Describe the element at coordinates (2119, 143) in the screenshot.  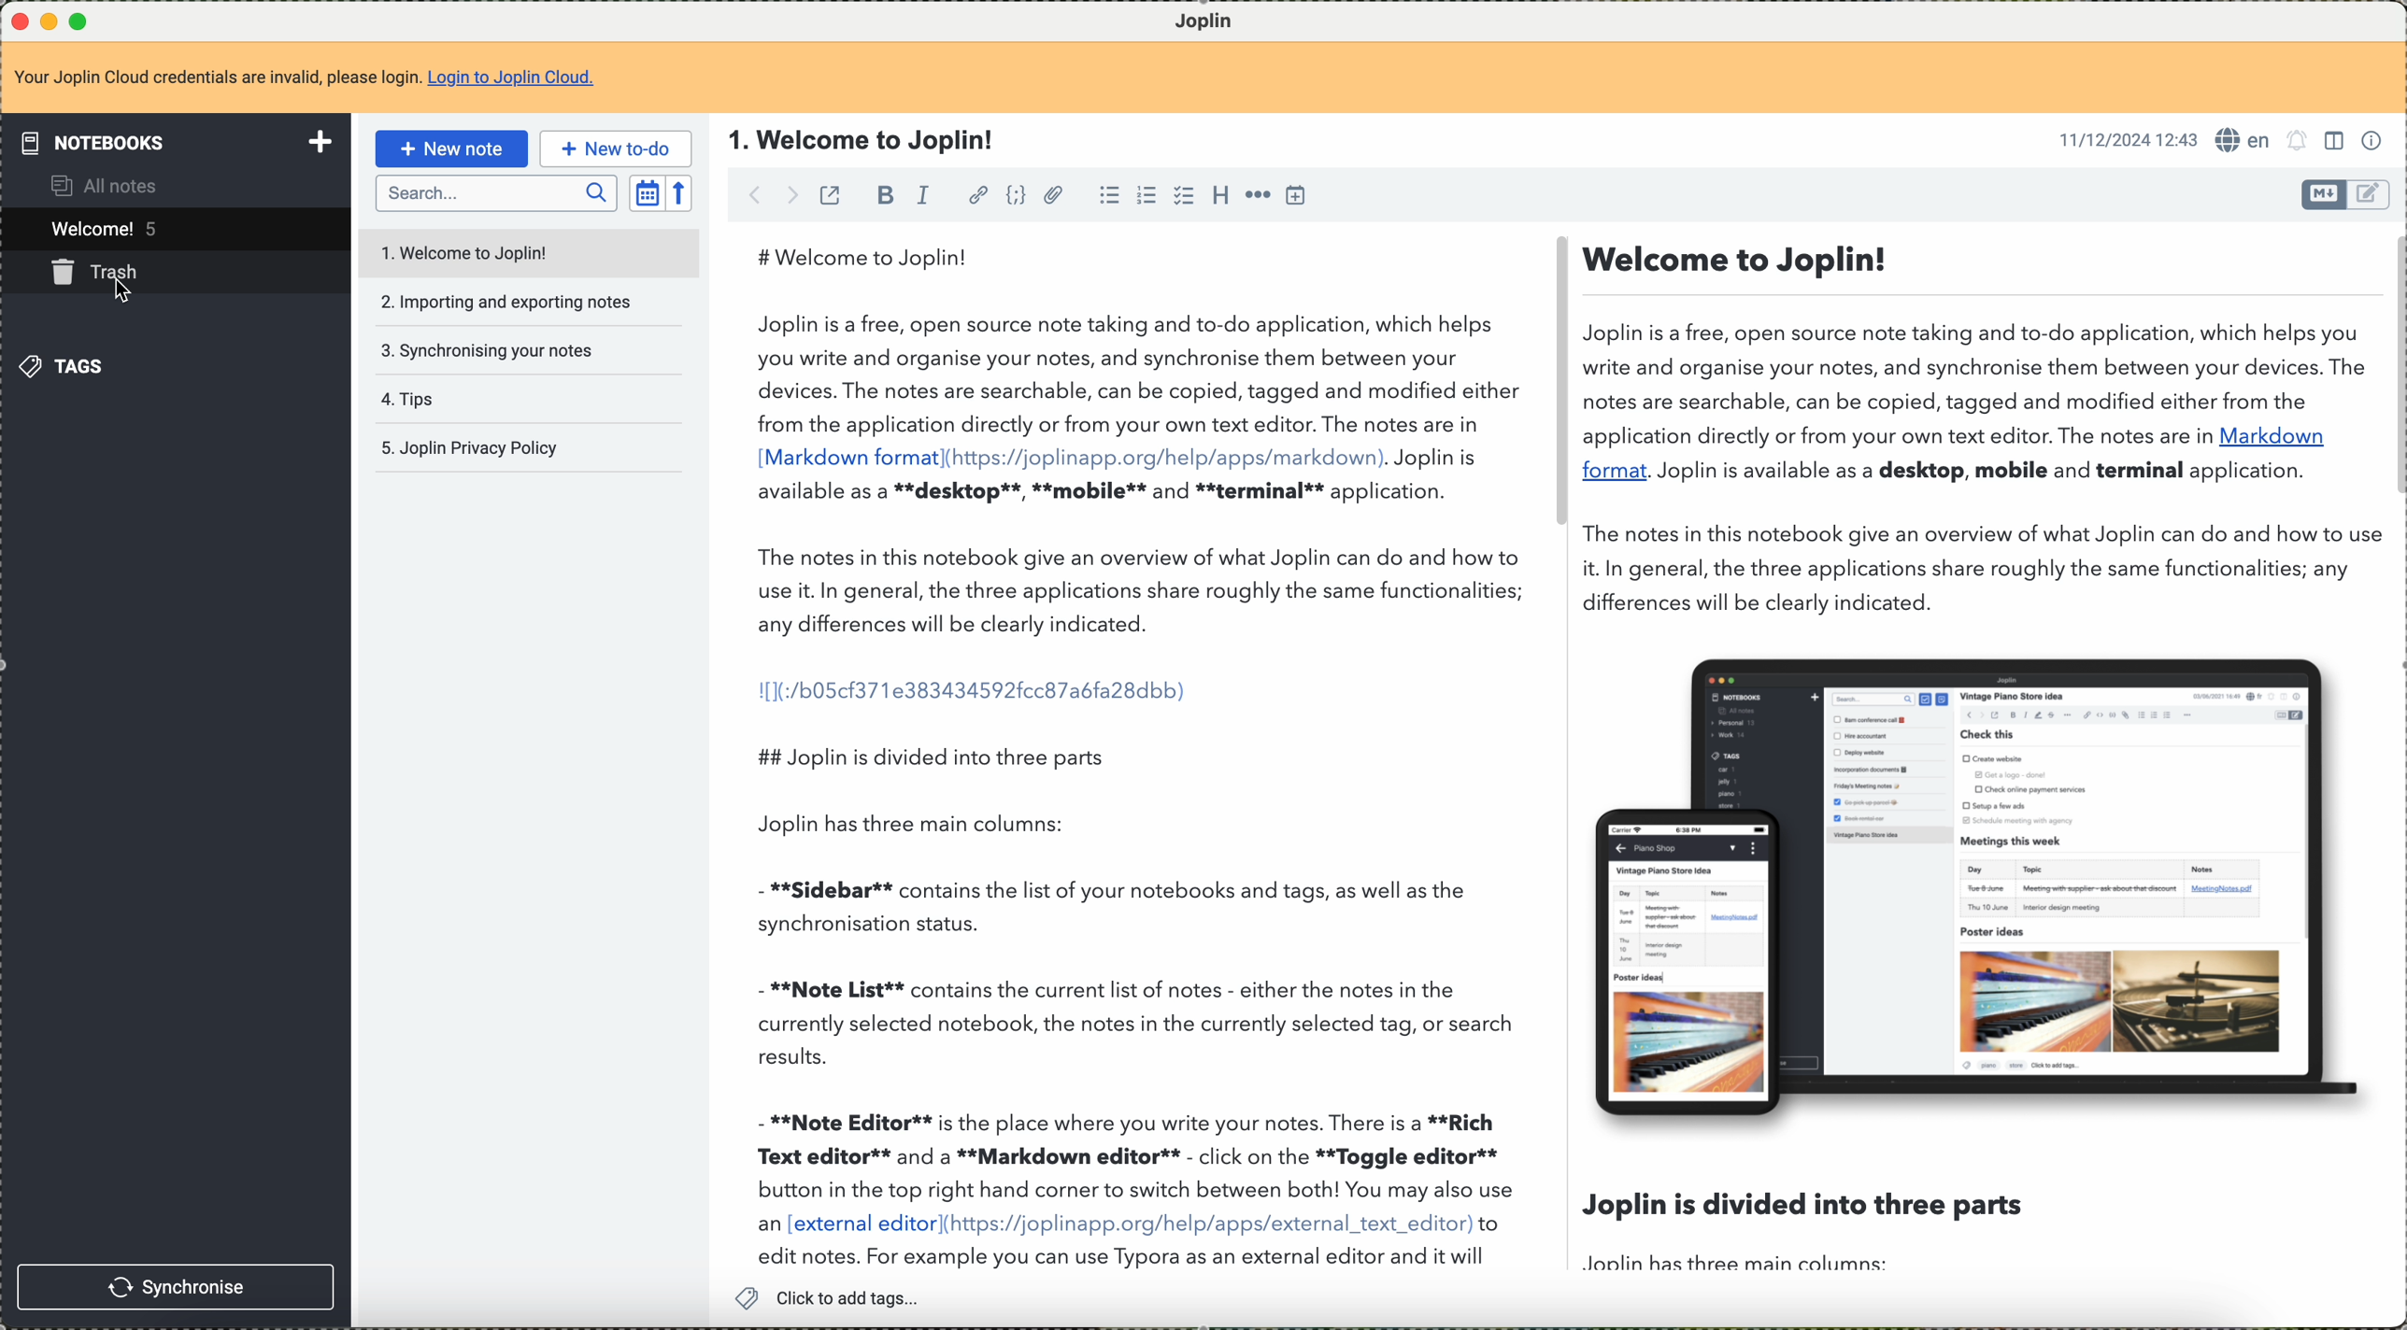
I see `11/12/2024 12:43` at that location.